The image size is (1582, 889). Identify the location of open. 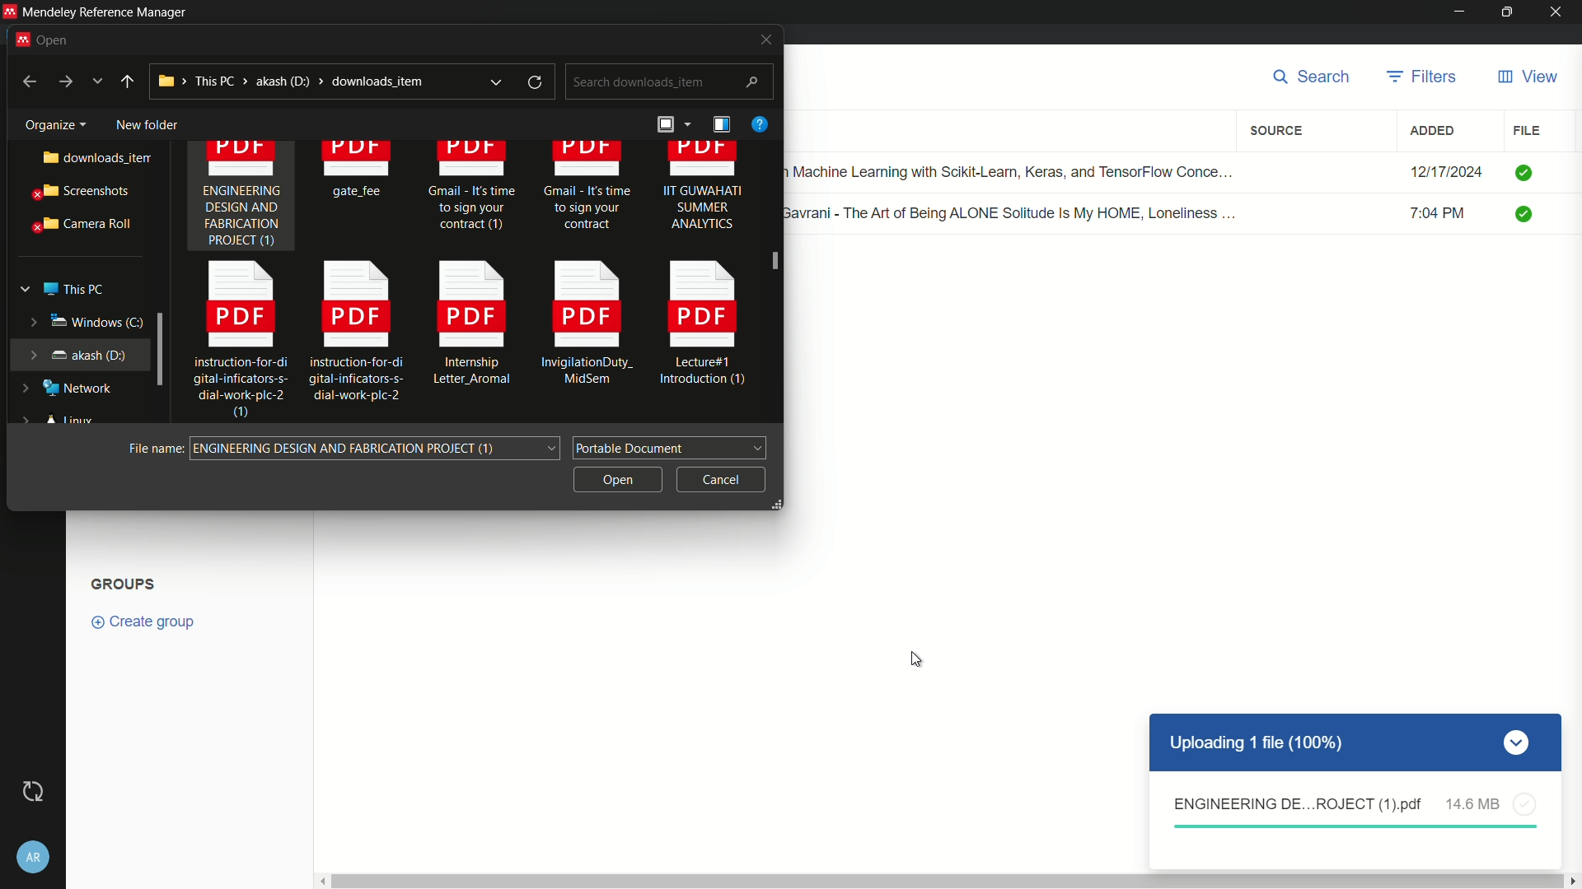
(50, 38).